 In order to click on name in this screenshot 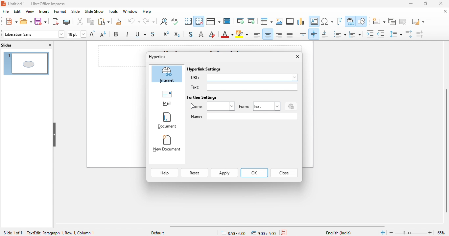, I will do `click(244, 117)`.